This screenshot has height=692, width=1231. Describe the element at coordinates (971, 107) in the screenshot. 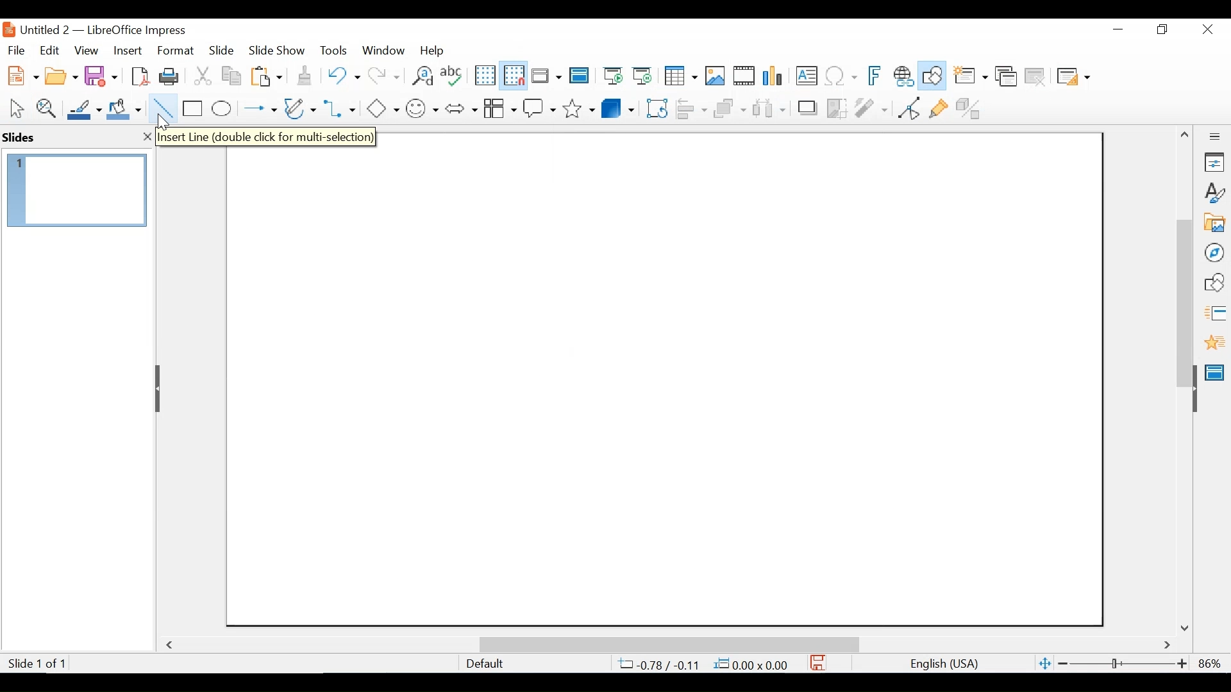

I see `Toggle Extrusion` at that location.